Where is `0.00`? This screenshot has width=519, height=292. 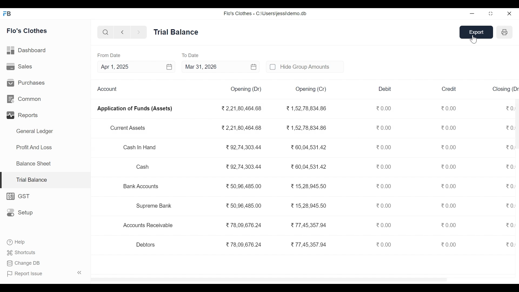
0.00 is located at coordinates (384, 167).